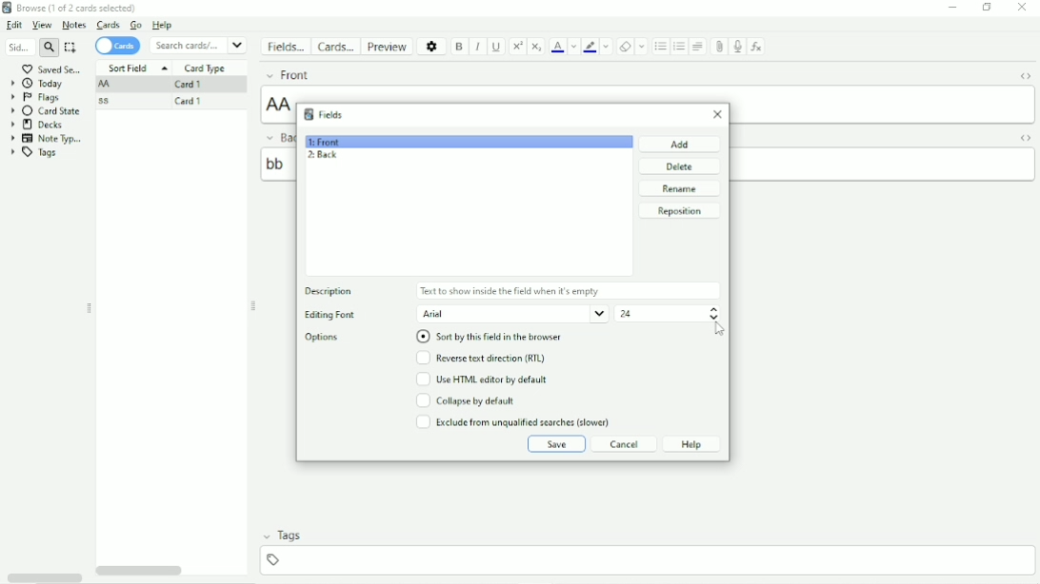 The height and width of the screenshot is (584, 1040). What do you see at coordinates (335, 115) in the screenshot?
I see `Fields` at bounding box center [335, 115].